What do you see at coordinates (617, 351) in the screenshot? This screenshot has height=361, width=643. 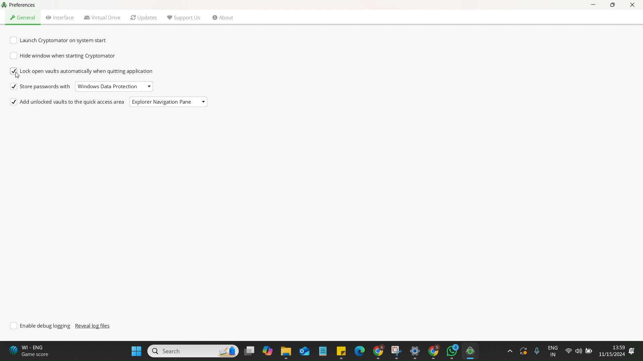 I see `Date and Time` at bounding box center [617, 351].